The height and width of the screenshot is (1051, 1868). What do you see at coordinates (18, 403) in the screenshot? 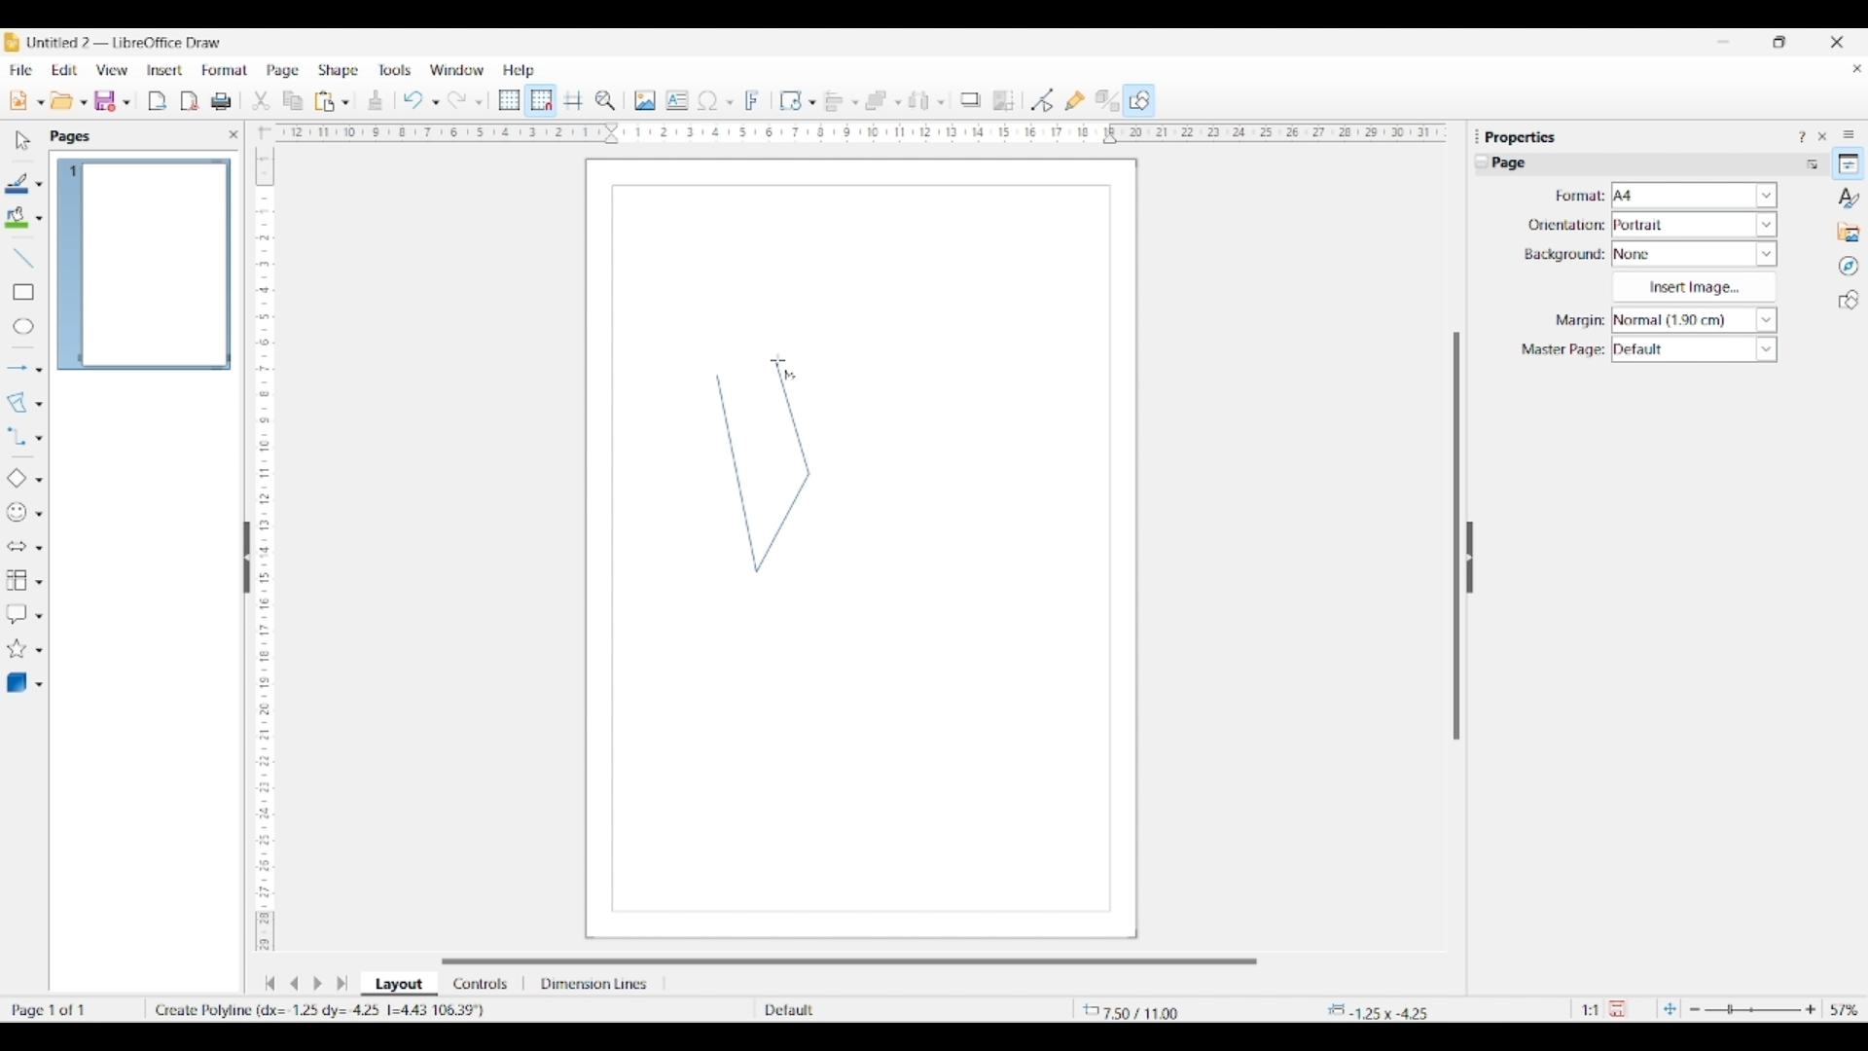
I see `Selected polygon` at bounding box center [18, 403].